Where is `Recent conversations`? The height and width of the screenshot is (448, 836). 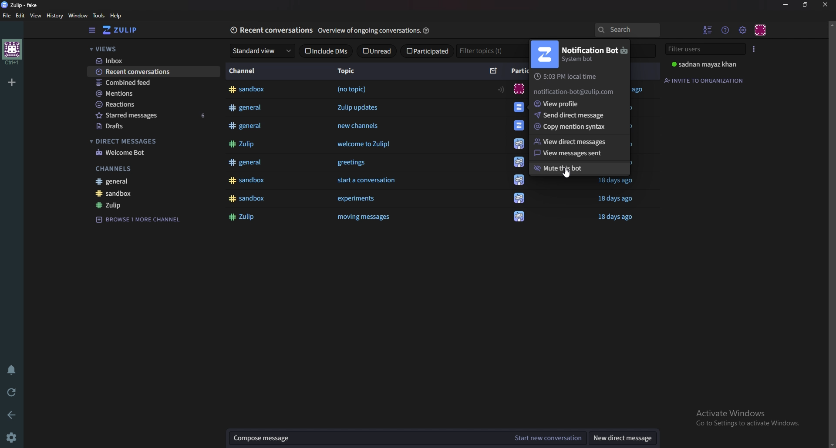 Recent conversations is located at coordinates (153, 72).